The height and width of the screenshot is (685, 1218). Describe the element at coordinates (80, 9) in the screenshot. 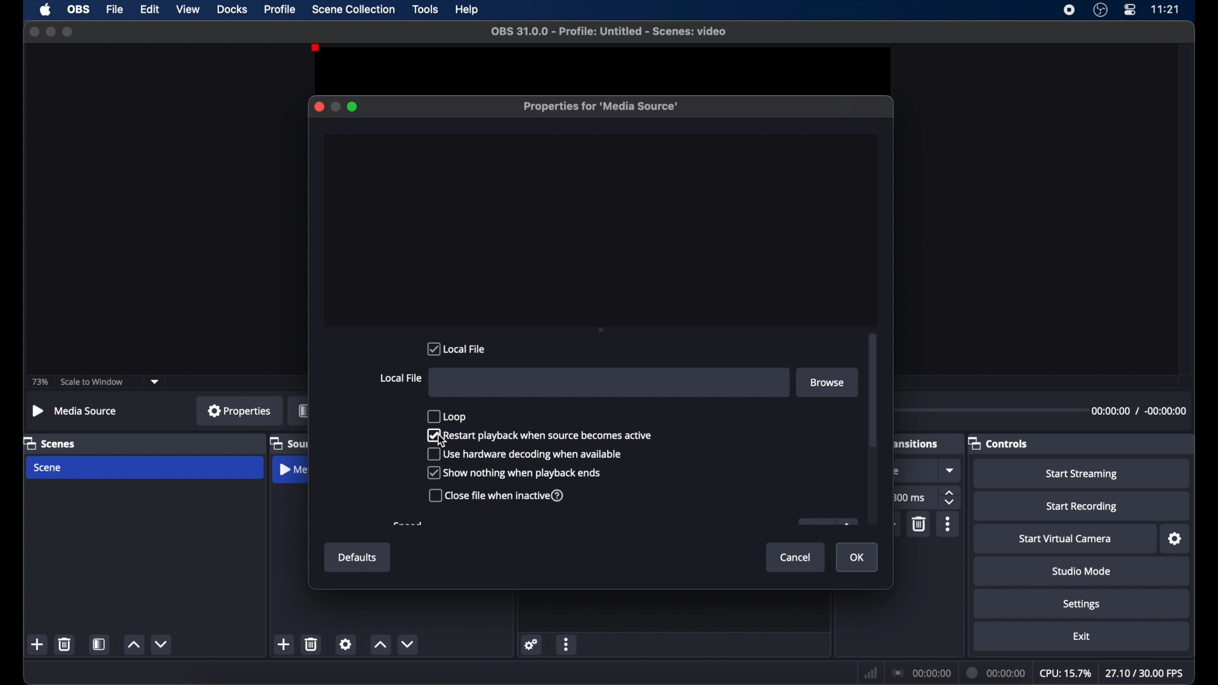

I see `obs` at that location.